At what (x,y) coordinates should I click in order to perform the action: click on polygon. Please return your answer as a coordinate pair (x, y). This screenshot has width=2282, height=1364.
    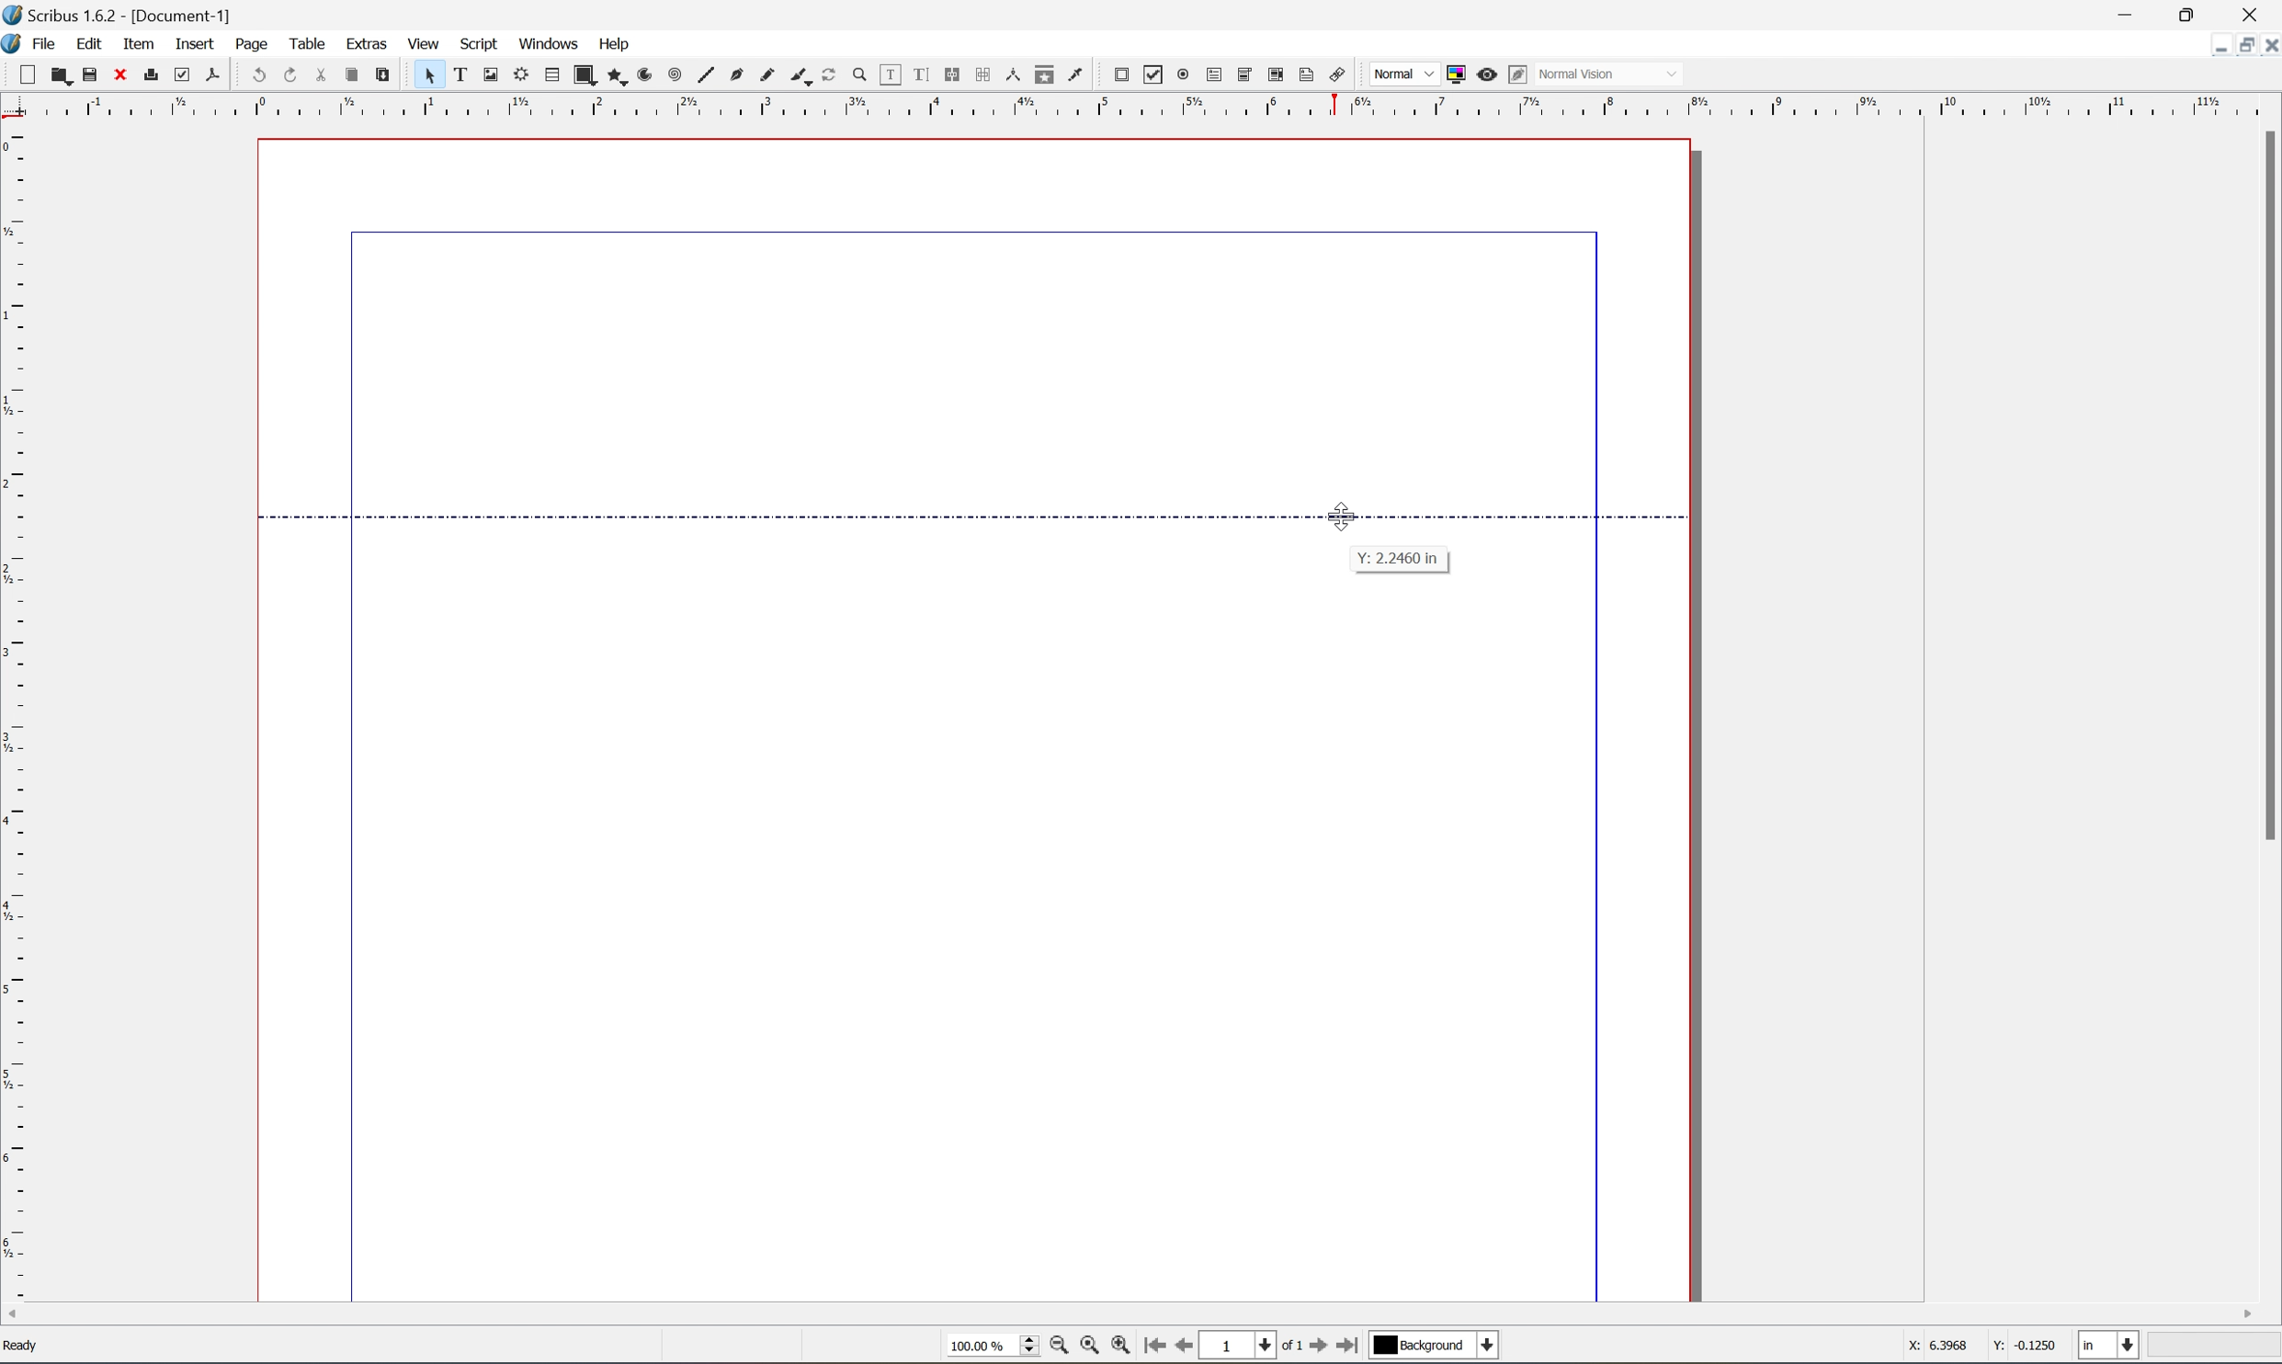
    Looking at the image, I should click on (613, 75).